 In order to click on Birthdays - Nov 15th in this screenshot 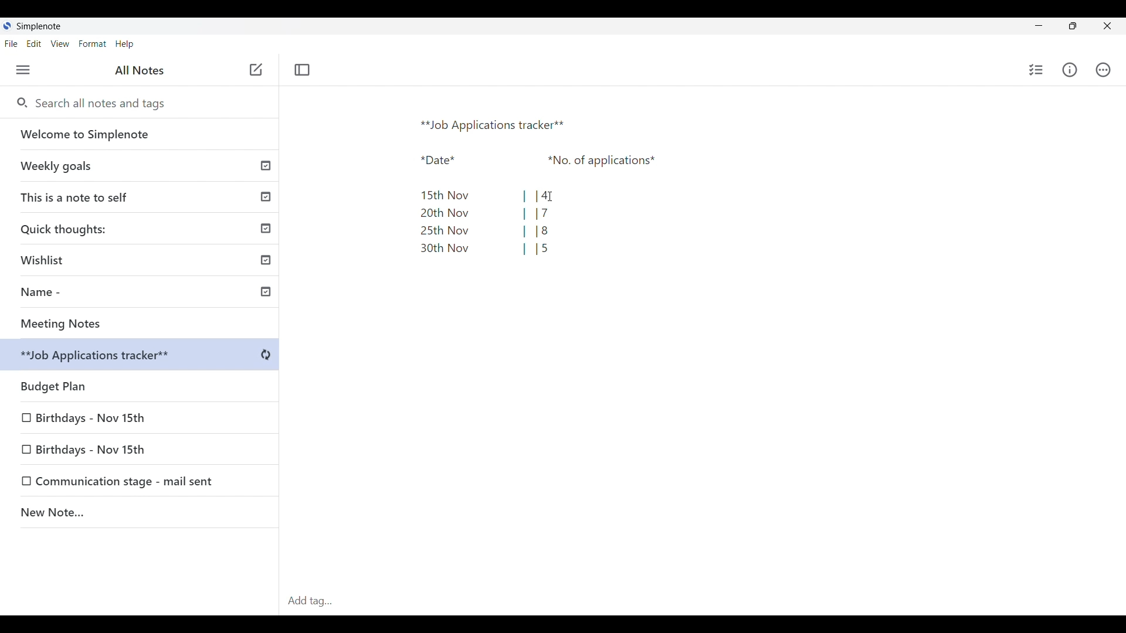, I will do `click(128, 481)`.